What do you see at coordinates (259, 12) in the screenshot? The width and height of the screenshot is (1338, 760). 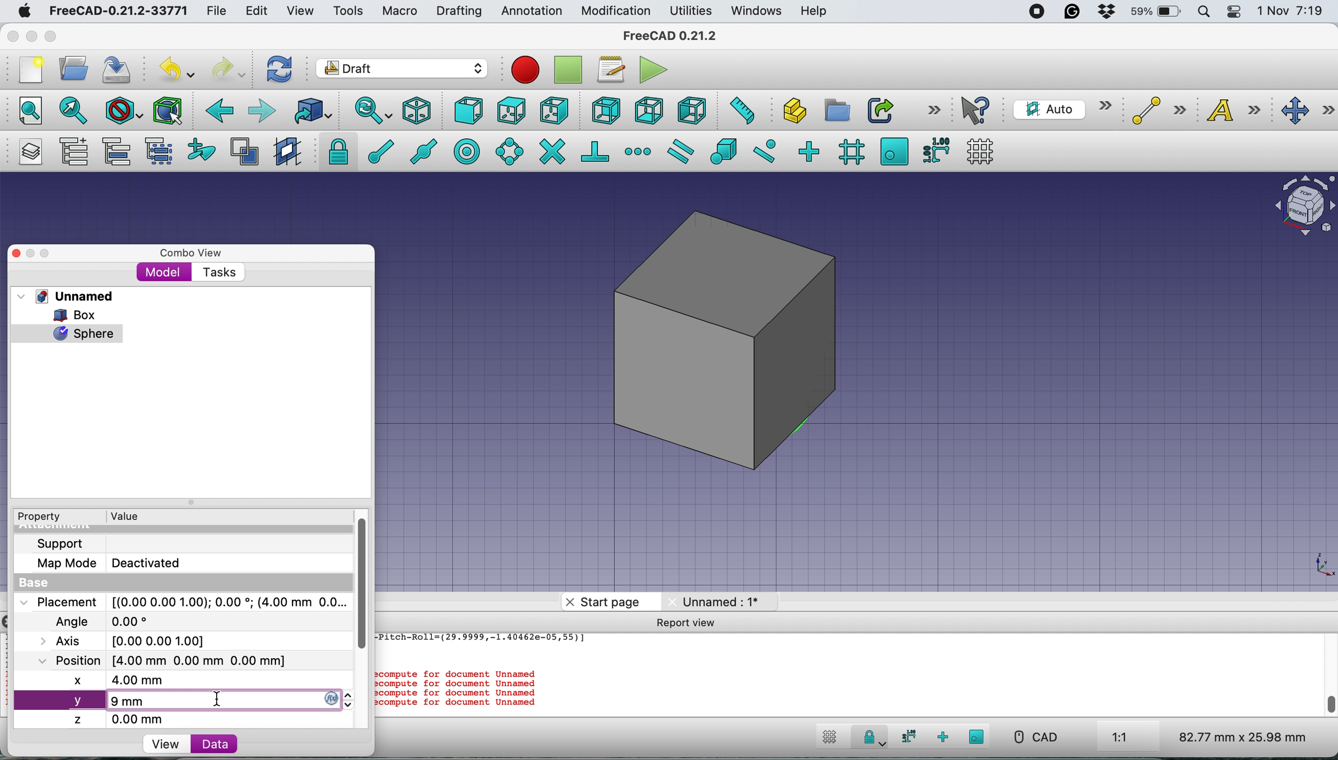 I see `edit` at bounding box center [259, 12].